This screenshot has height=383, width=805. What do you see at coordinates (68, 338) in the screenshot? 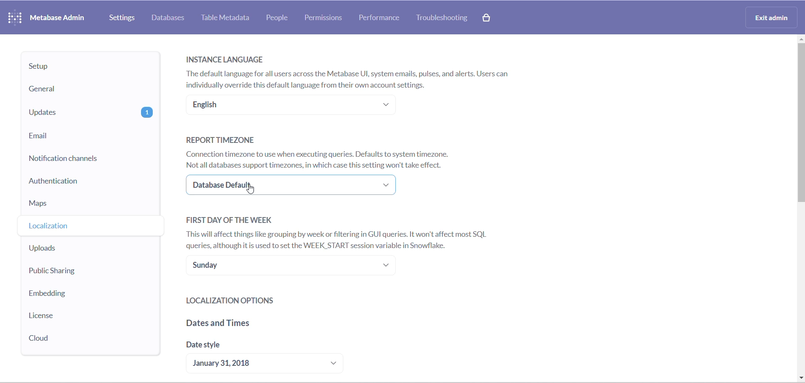
I see `CLOUD` at bounding box center [68, 338].